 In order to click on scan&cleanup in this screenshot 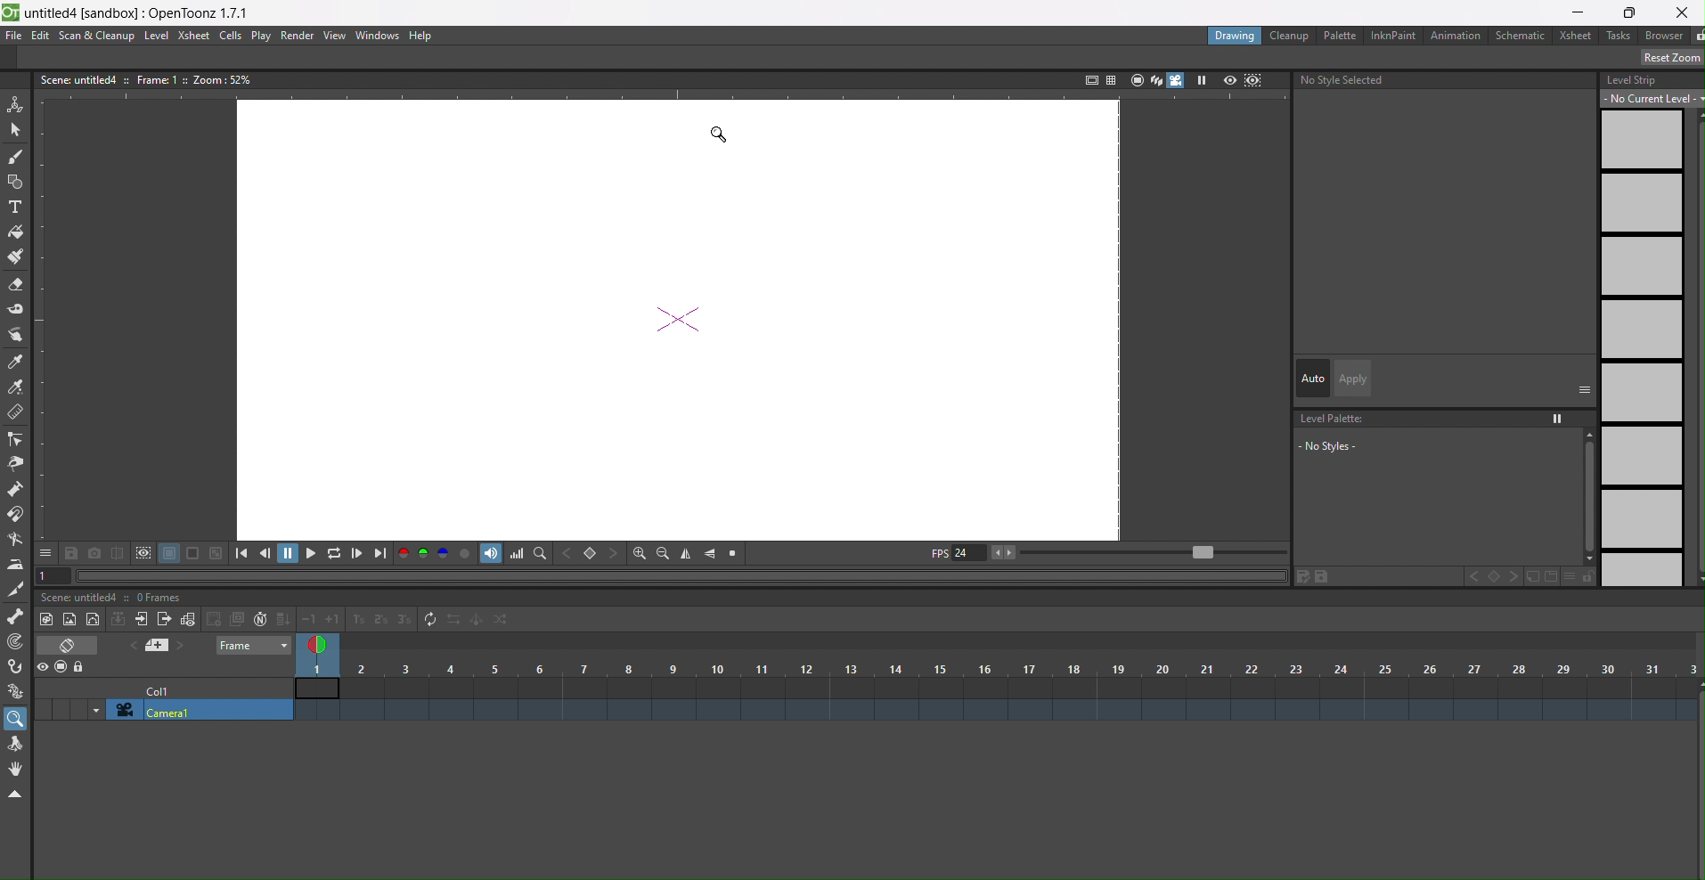, I will do `click(97, 37)`.